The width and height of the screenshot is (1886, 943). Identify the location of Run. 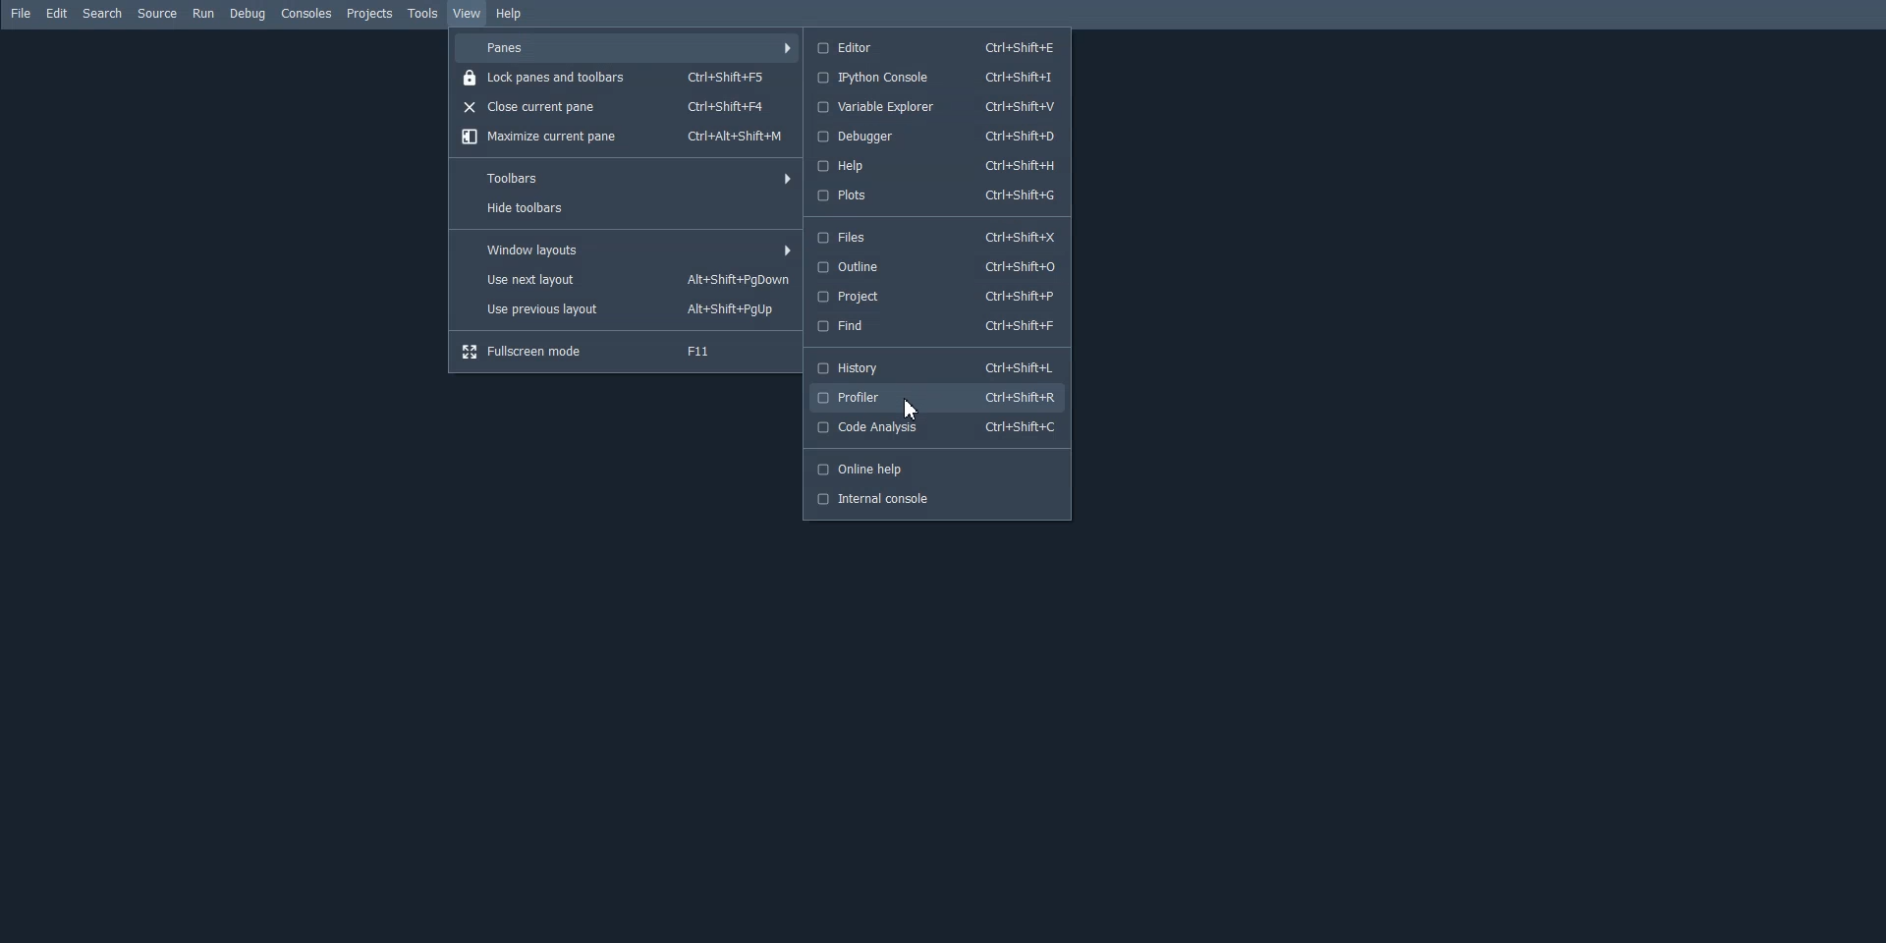
(202, 13).